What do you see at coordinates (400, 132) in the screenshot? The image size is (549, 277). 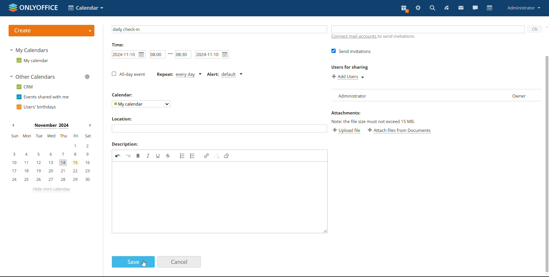 I see `attach files from documents` at bounding box center [400, 132].